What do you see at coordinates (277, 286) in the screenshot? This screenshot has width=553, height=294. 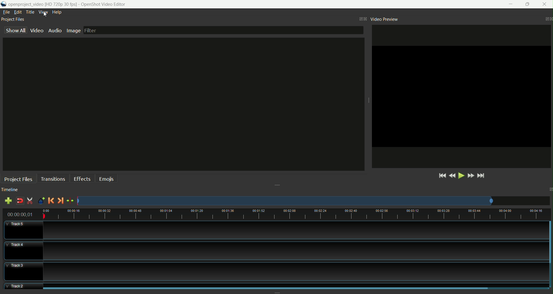 I see `track2` at bounding box center [277, 286].